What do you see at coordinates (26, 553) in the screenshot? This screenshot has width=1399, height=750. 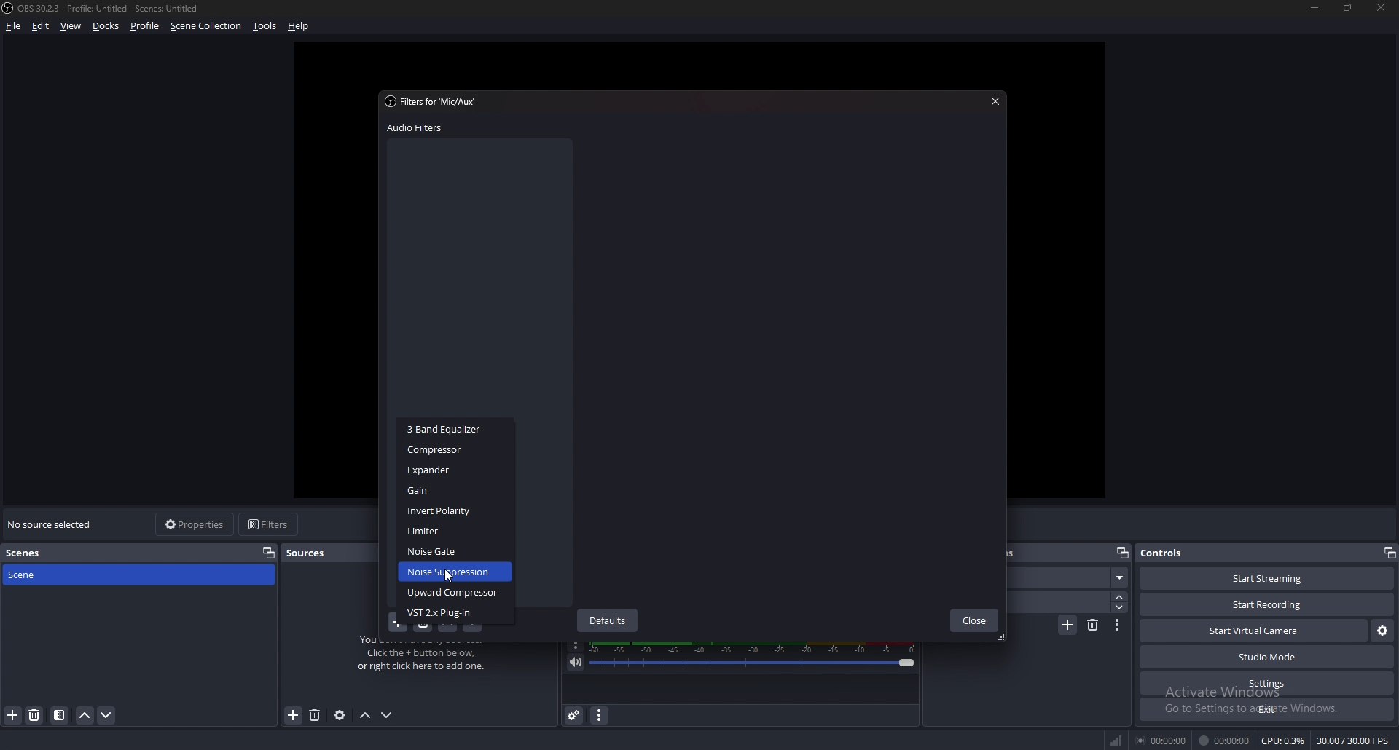 I see `scenes` at bounding box center [26, 553].